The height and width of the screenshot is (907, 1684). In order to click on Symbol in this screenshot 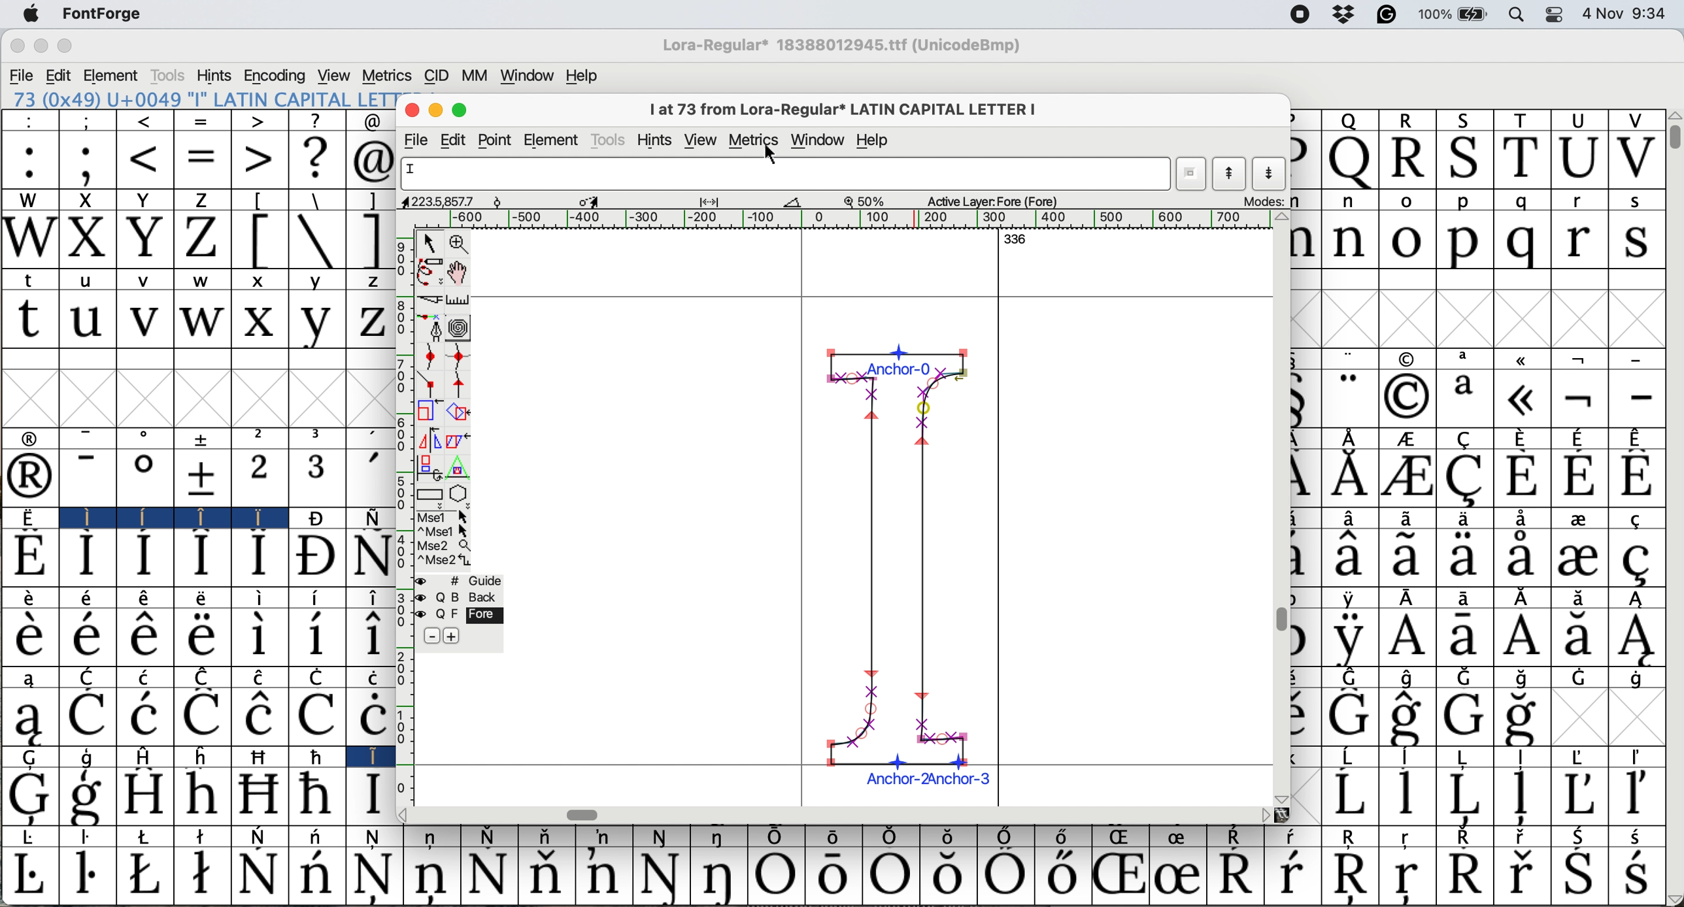, I will do `click(602, 874)`.